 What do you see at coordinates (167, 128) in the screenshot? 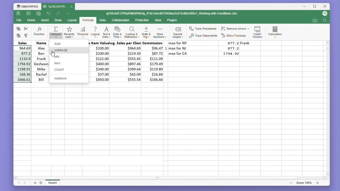
I see `Empty cells` at bounding box center [167, 128].